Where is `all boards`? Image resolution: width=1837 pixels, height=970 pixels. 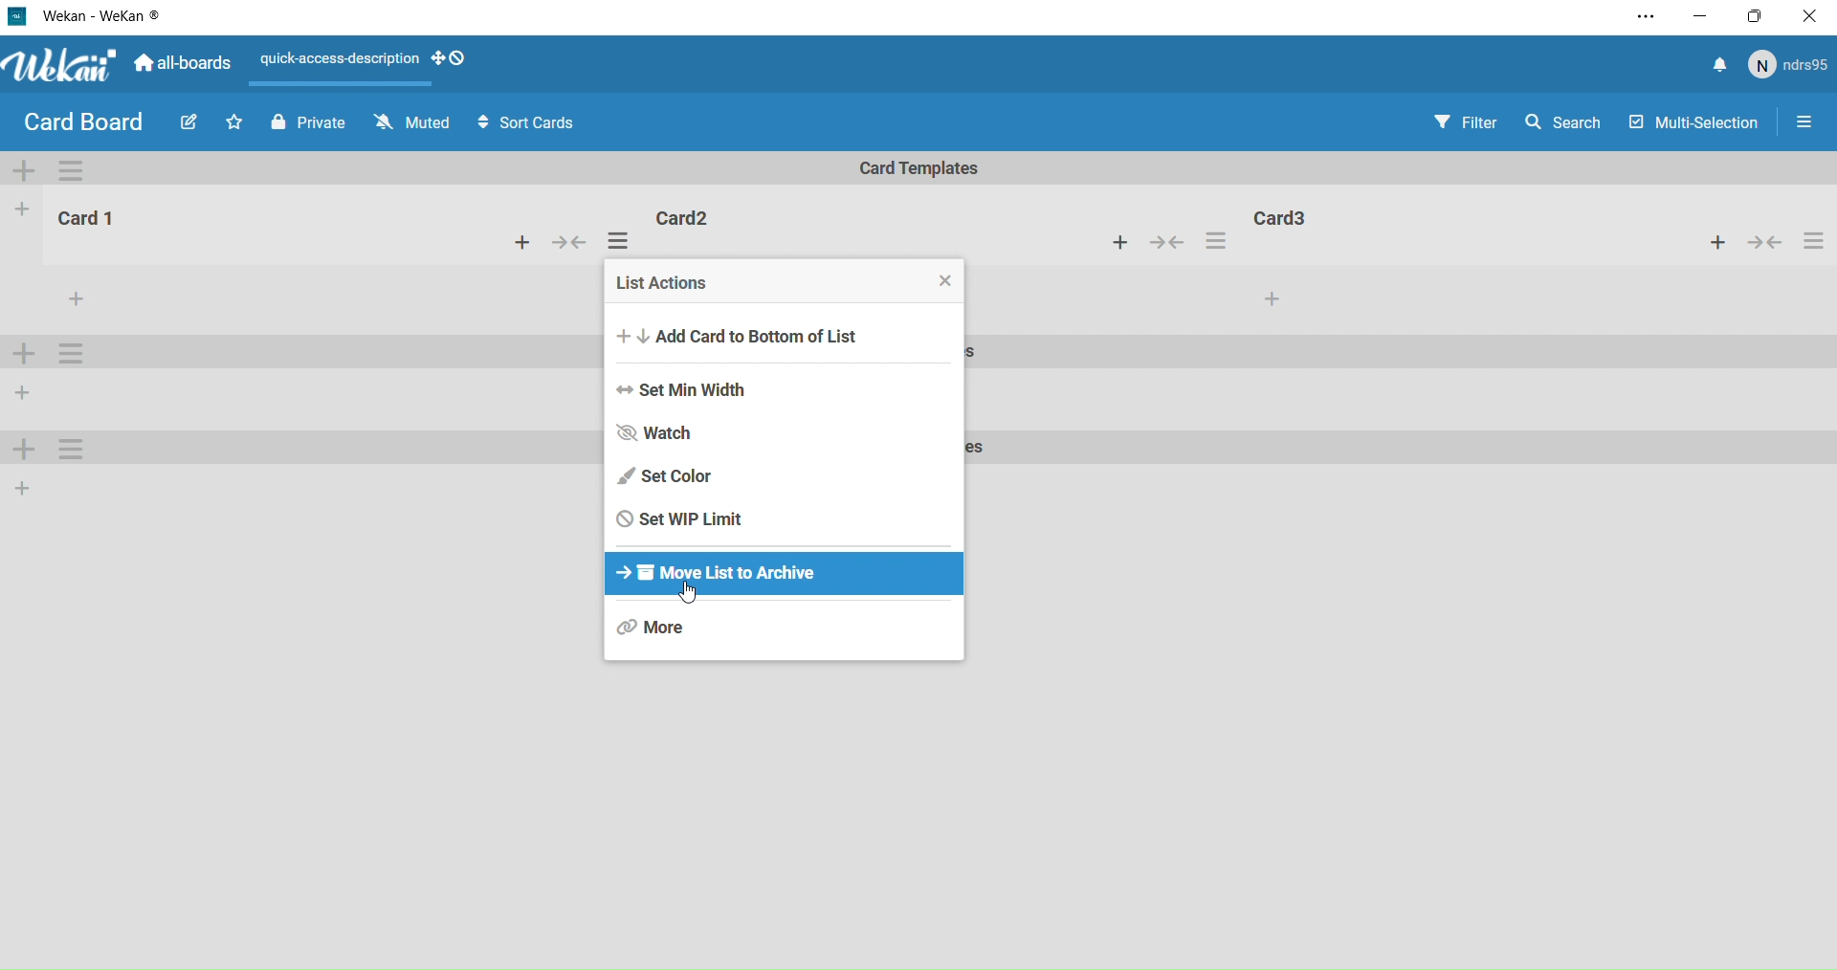 all boards is located at coordinates (182, 69).